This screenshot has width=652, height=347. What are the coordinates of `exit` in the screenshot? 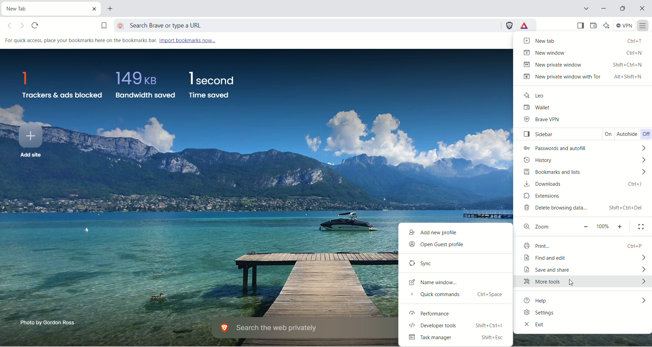 It's located at (582, 326).